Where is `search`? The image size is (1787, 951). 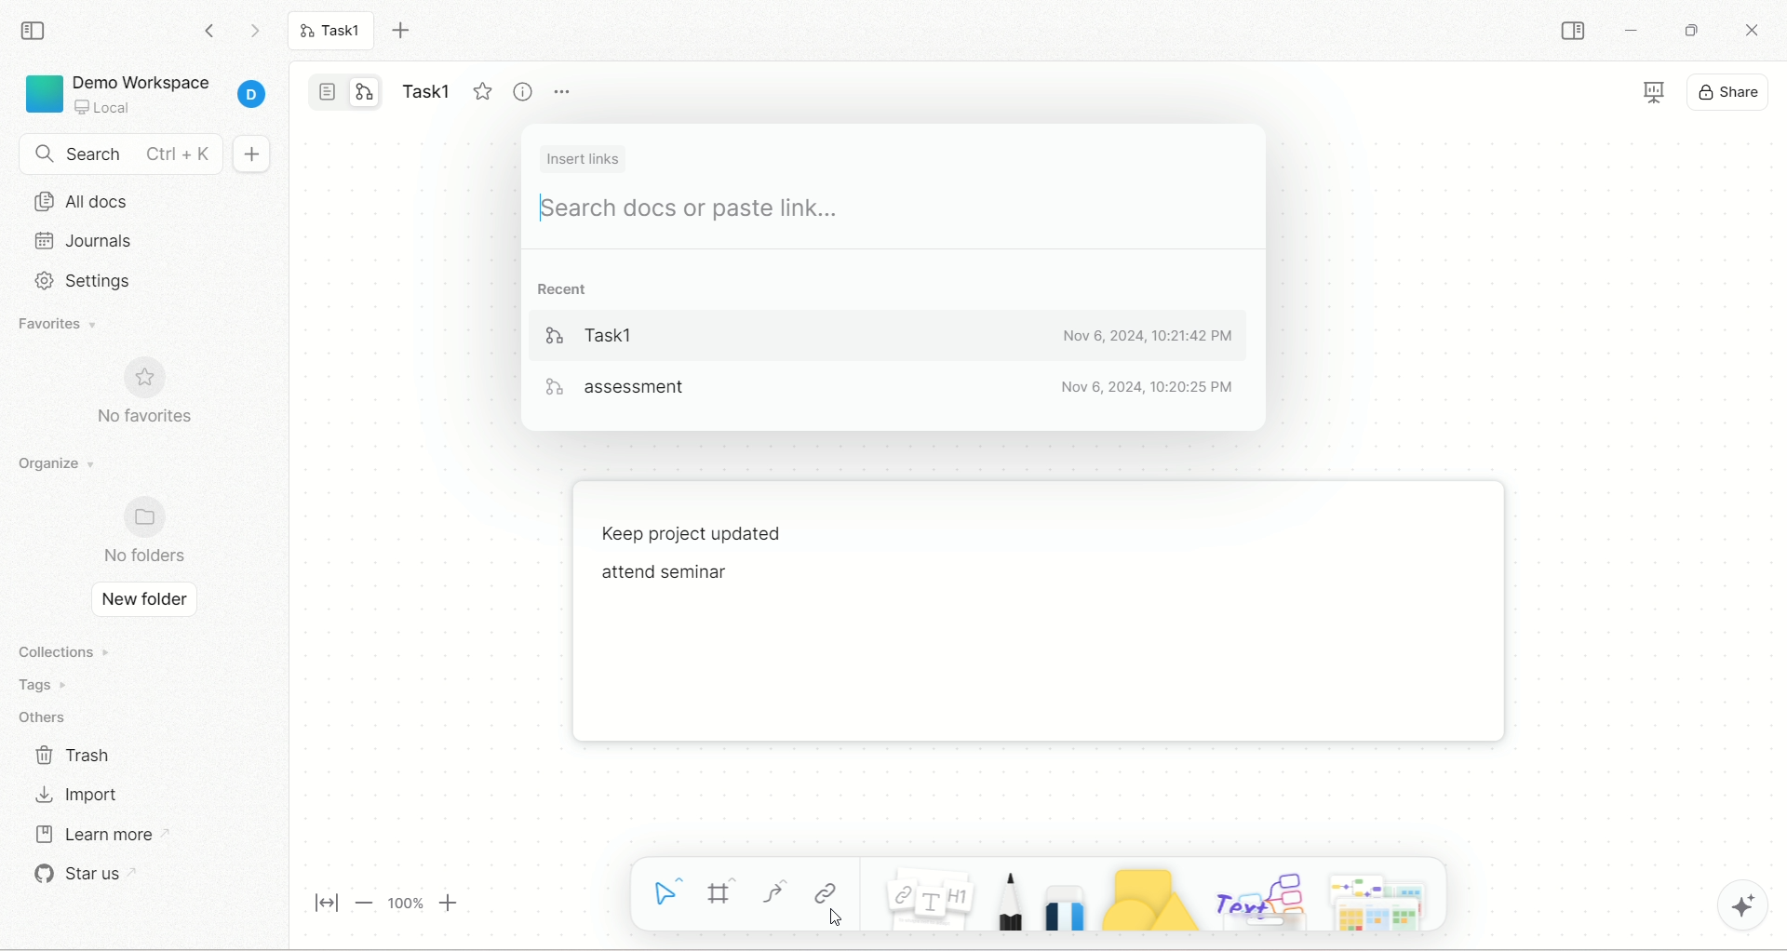 search is located at coordinates (121, 154).